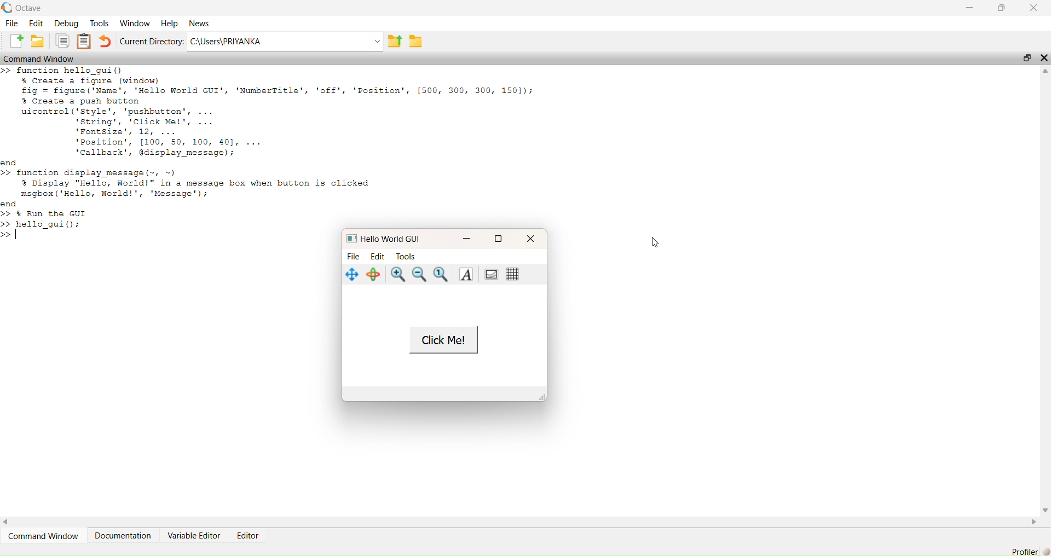 The height and width of the screenshot is (556, 1051). What do you see at coordinates (38, 43) in the screenshot?
I see `save` at bounding box center [38, 43].